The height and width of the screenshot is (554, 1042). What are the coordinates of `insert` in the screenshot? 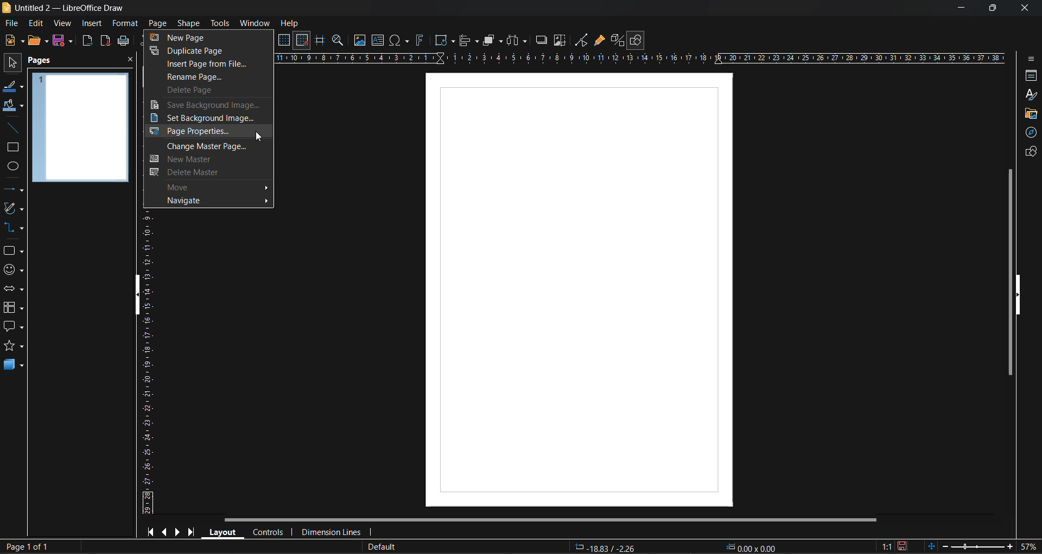 It's located at (93, 22).